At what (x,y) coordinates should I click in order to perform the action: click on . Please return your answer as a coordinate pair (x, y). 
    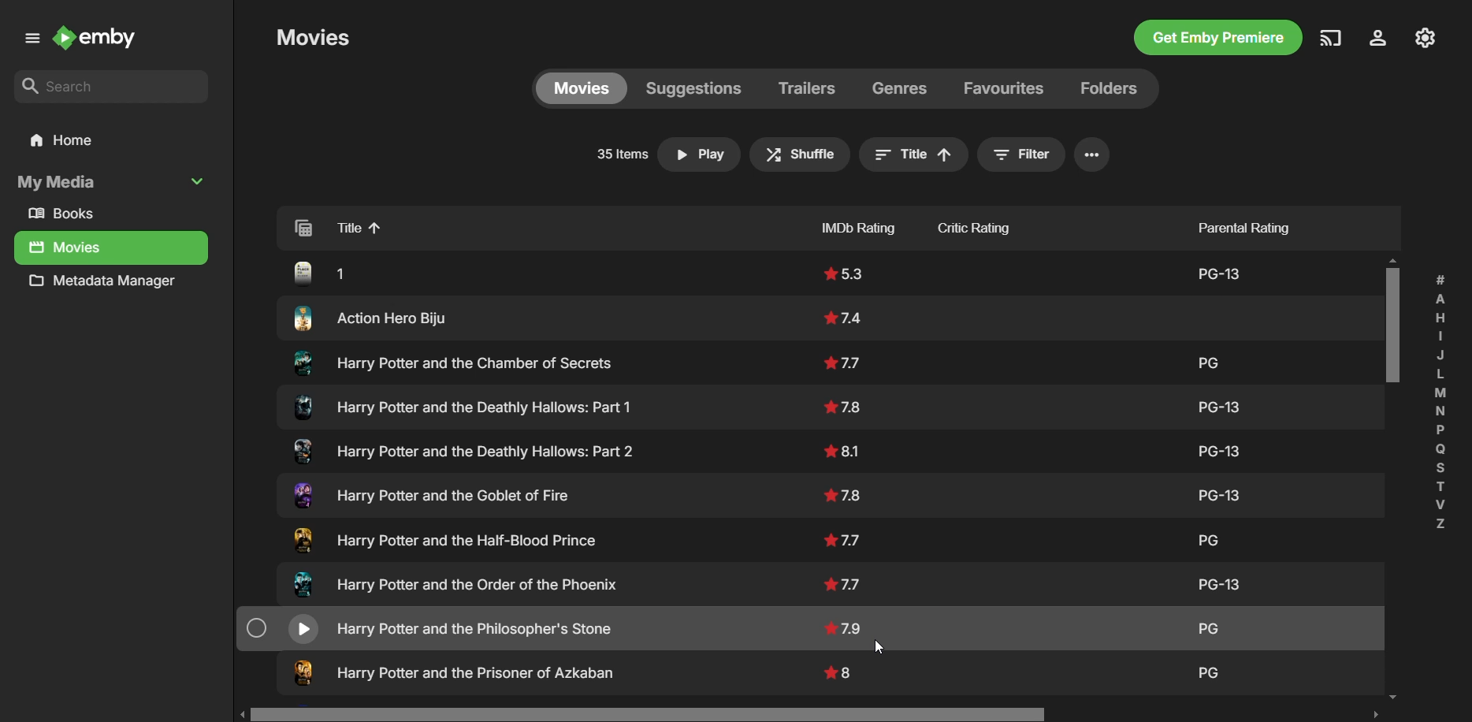
    Looking at the image, I should click on (334, 268).